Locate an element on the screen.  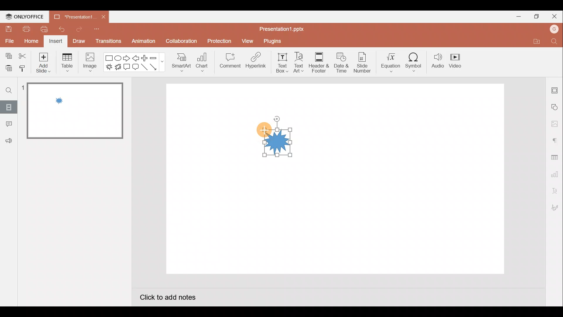
Slide settings is located at coordinates (555, 89).